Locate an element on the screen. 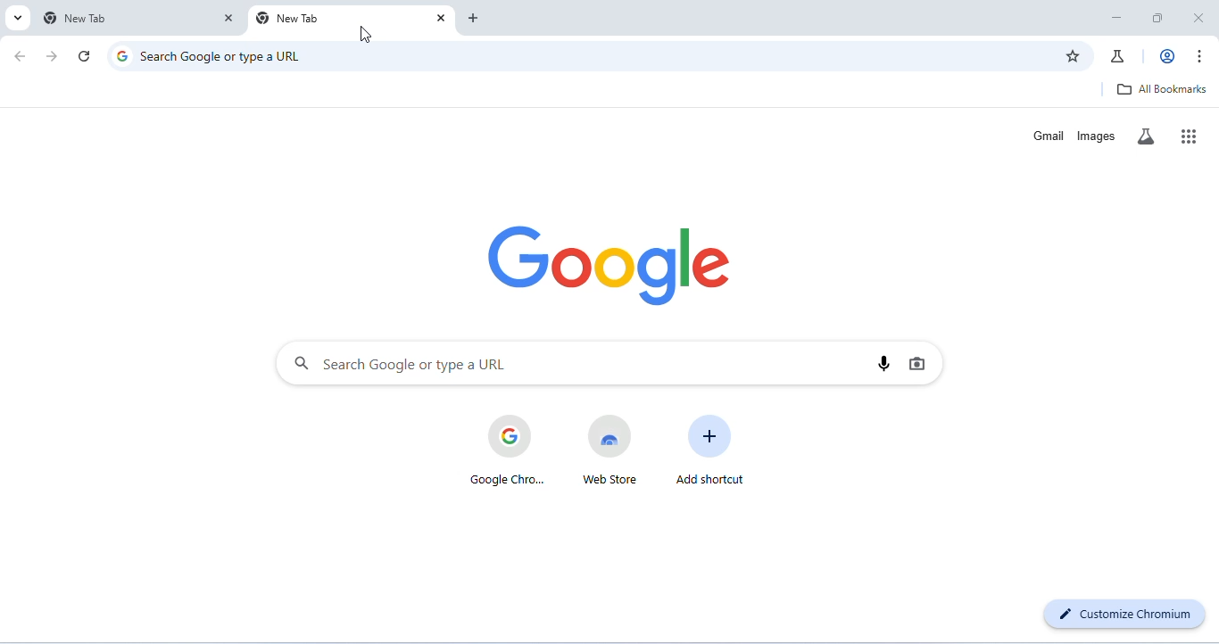 This screenshot has height=644, width=1219. image search is located at coordinates (918, 363).